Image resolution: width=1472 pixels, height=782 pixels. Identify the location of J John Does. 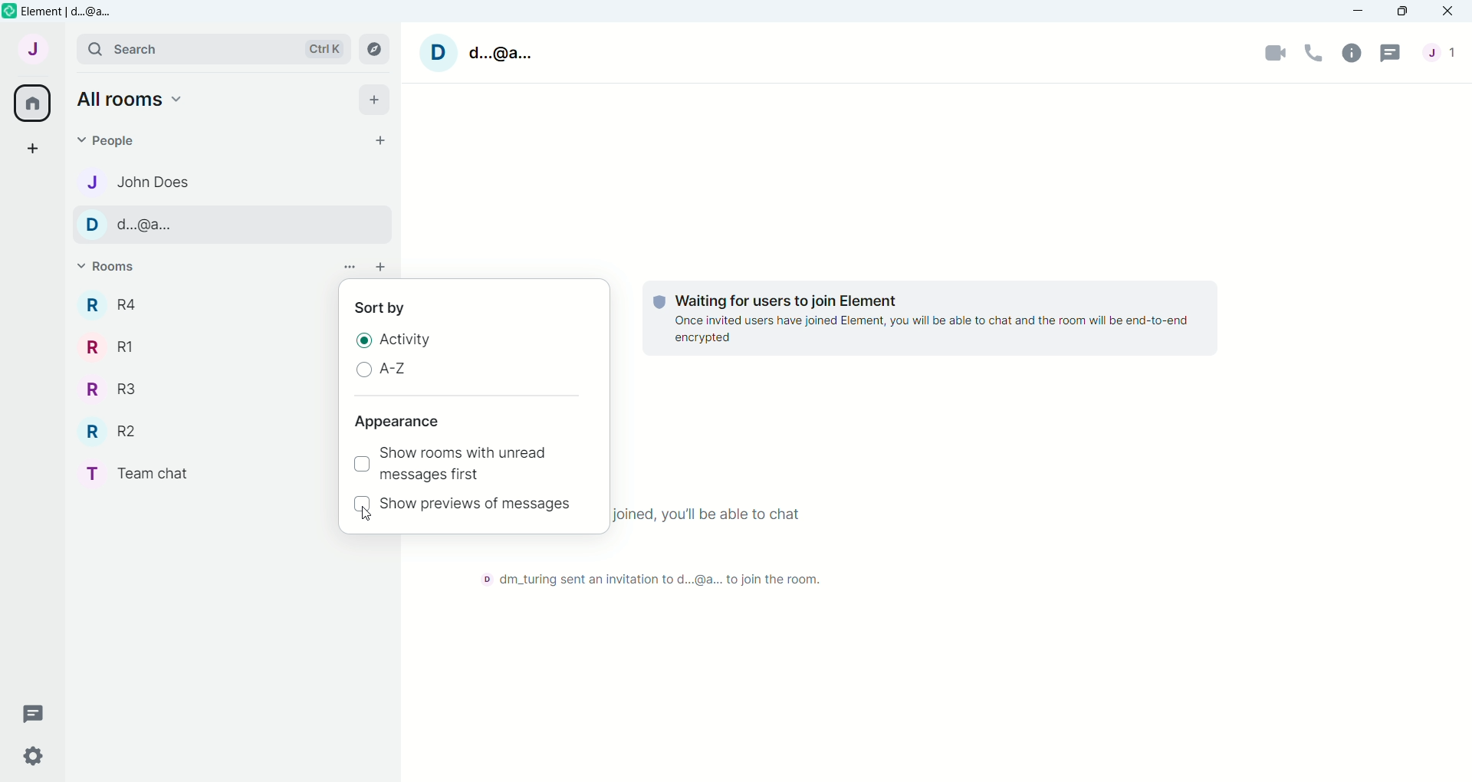
(139, 182).